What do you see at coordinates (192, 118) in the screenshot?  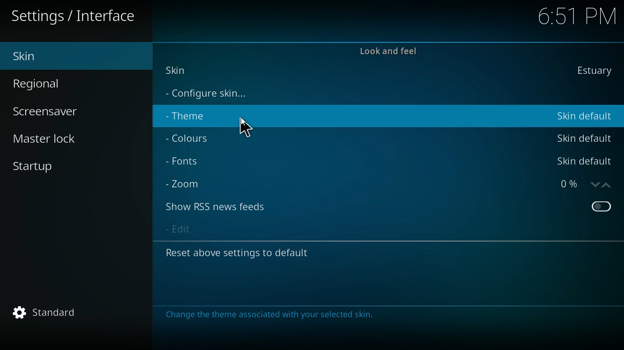 I see `theme` at bounding box center [192, 118].